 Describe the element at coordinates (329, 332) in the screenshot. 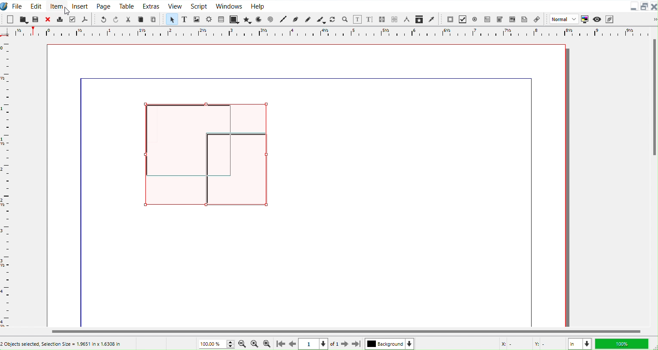

I see `Horizontal Scroll bar` at that location.